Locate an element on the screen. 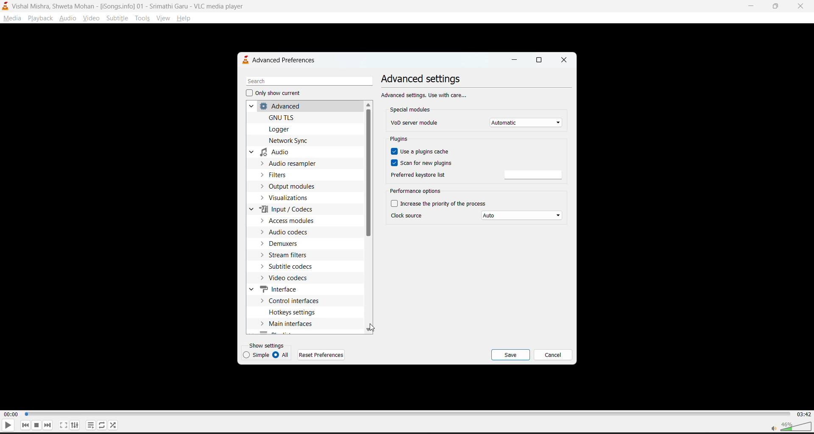  fullscreen is located at coordinates (62, 425).